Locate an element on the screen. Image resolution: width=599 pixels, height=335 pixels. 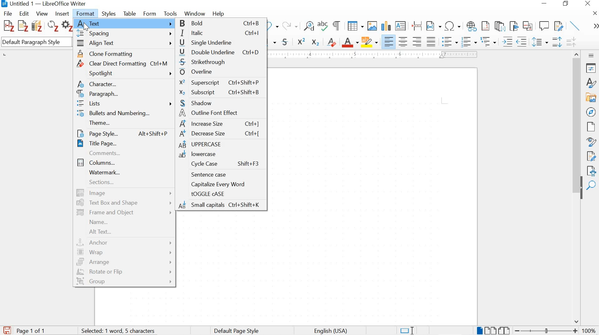
close document is located at coordinates (595, 13).